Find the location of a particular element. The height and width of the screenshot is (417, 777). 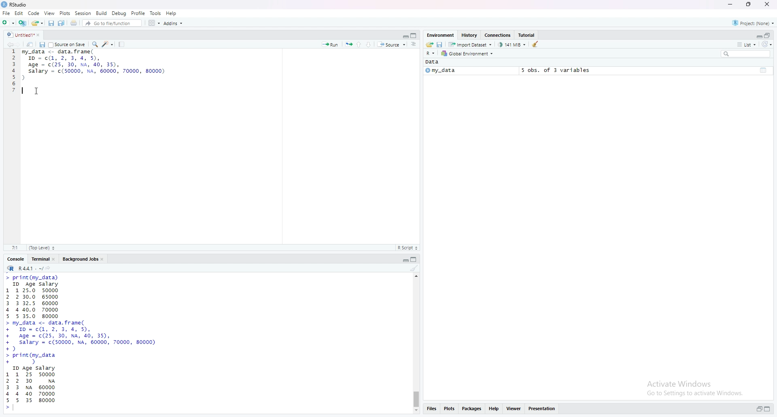

cursor is located at coordinates (37, 91).